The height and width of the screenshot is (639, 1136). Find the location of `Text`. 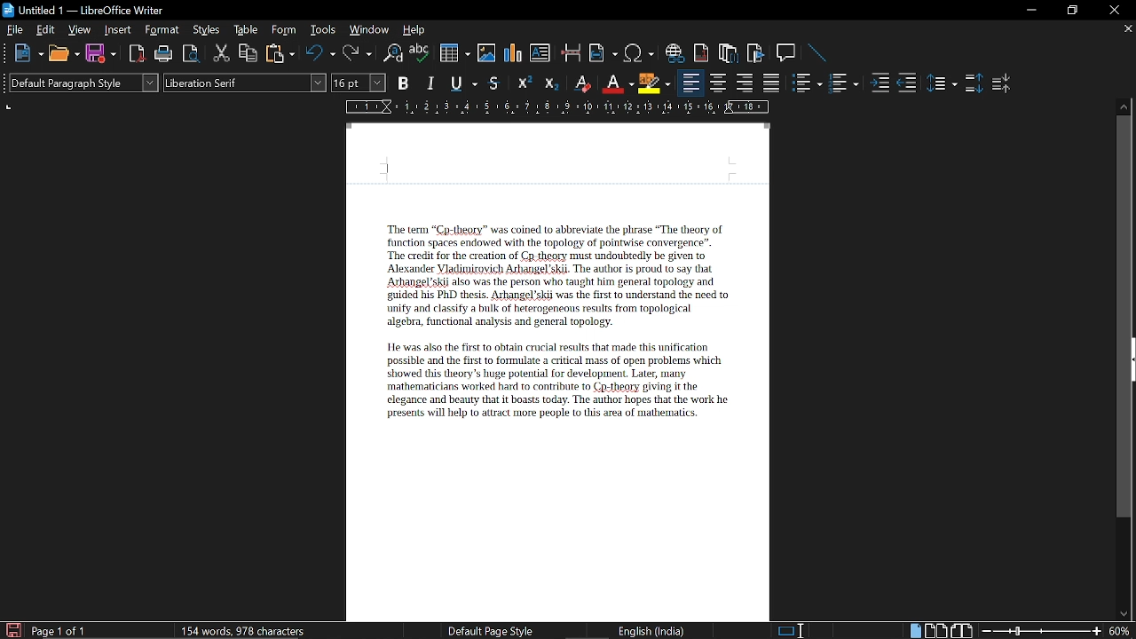

Text is located at coordinates (547, 323).